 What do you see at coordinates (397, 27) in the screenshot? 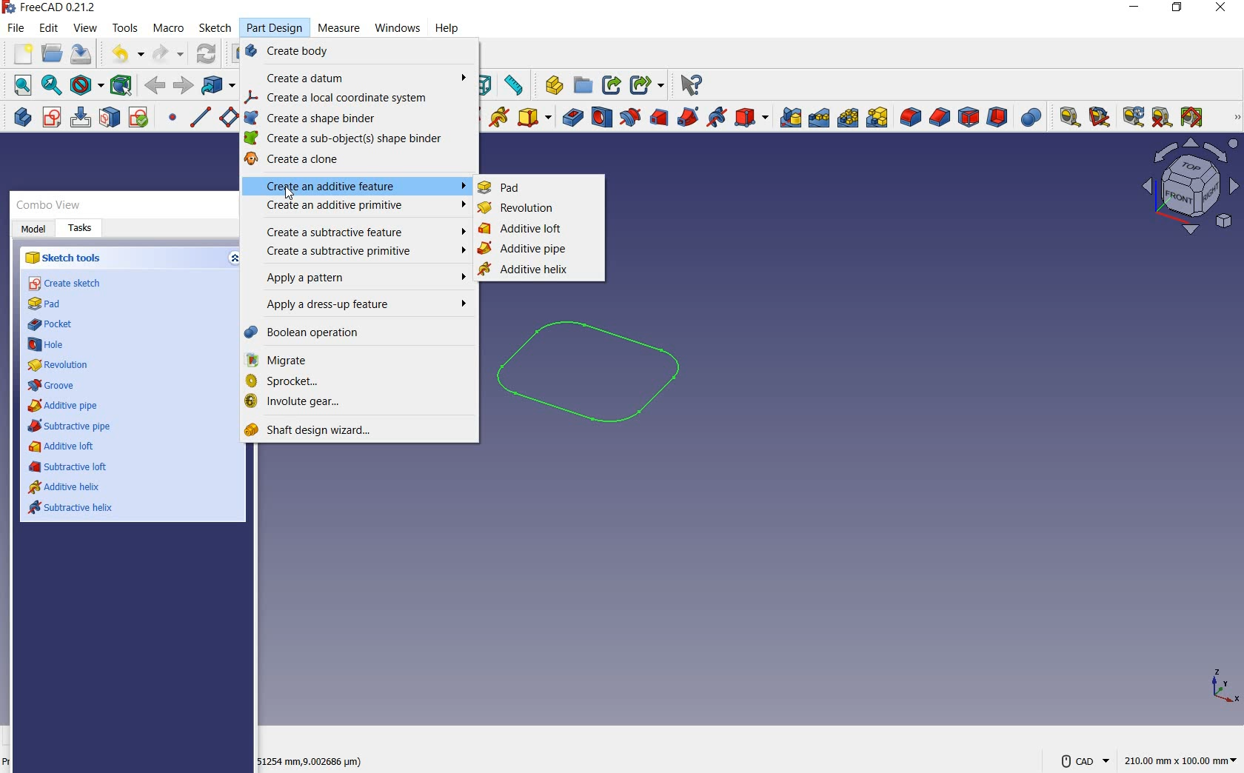
I see `Cursor` at bounding box center [397, 27].